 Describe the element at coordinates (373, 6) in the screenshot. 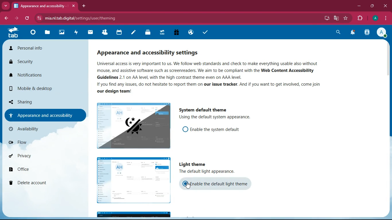

I see `maximize` at that location.